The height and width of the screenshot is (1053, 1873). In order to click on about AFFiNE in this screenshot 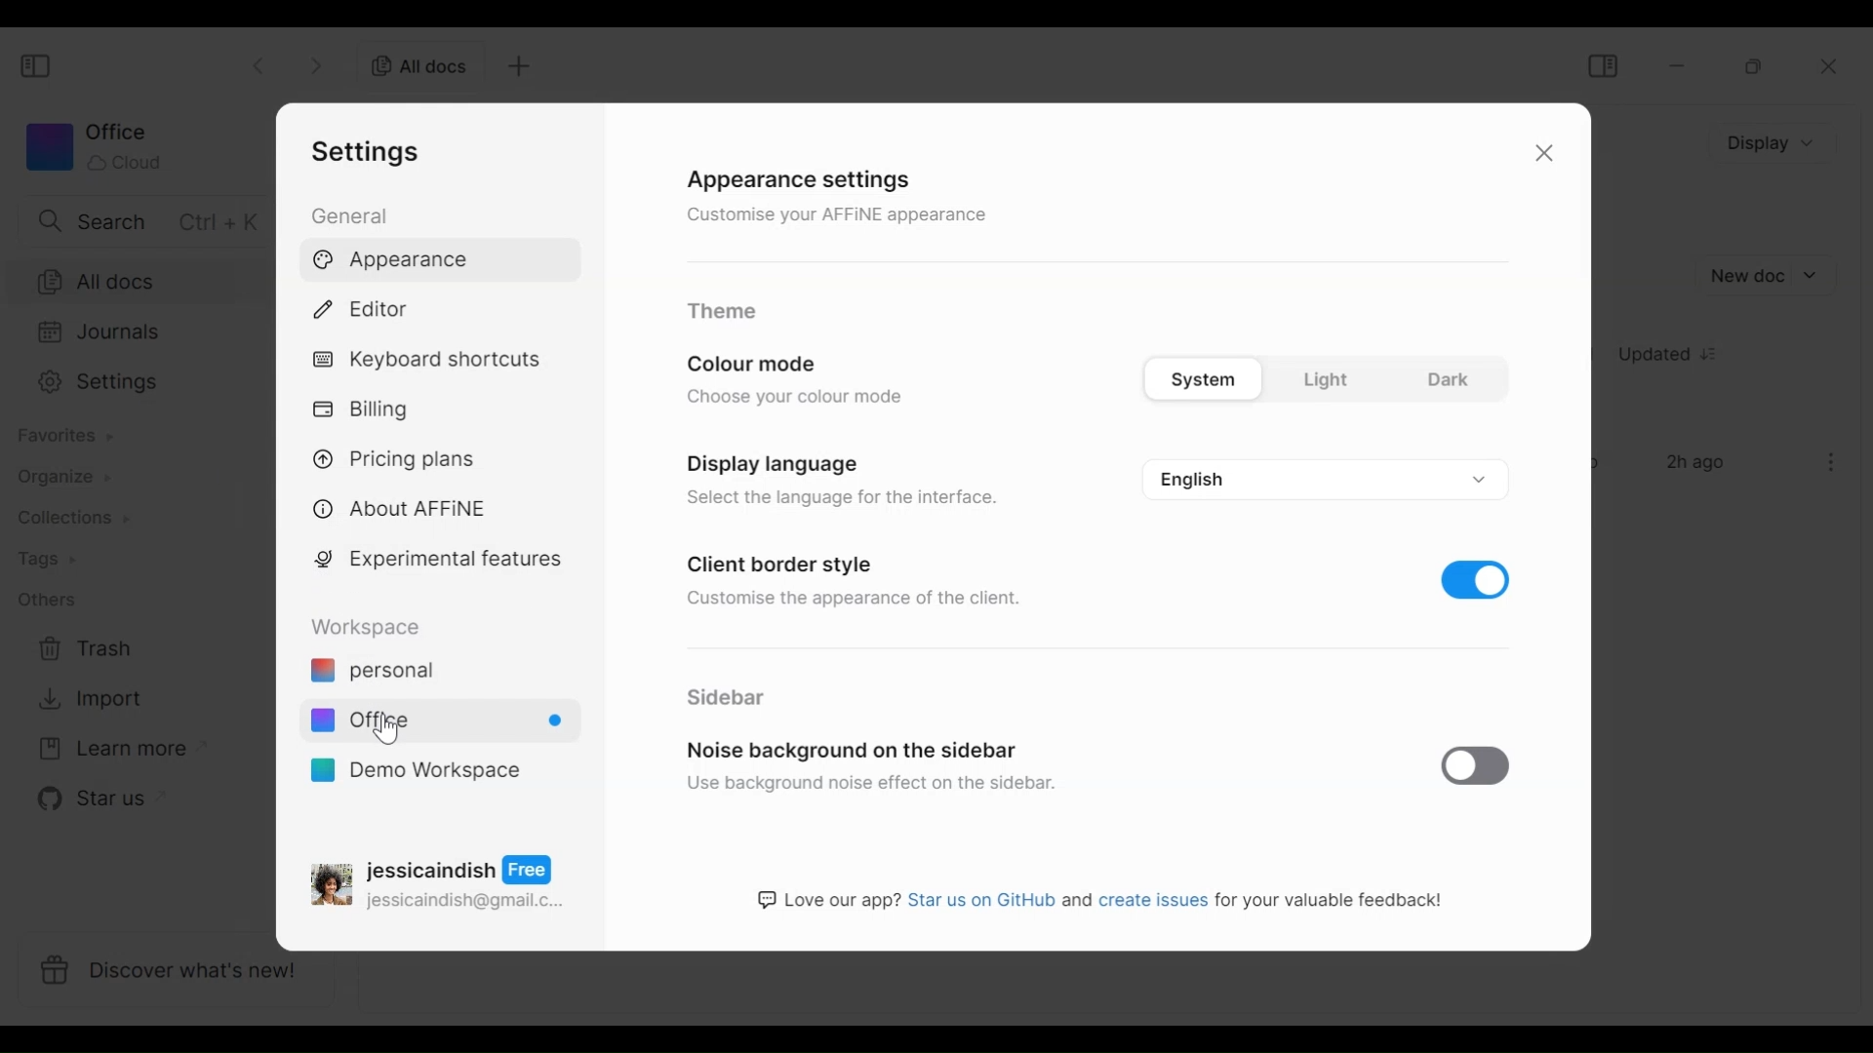, I will do `click(402, 510)`.